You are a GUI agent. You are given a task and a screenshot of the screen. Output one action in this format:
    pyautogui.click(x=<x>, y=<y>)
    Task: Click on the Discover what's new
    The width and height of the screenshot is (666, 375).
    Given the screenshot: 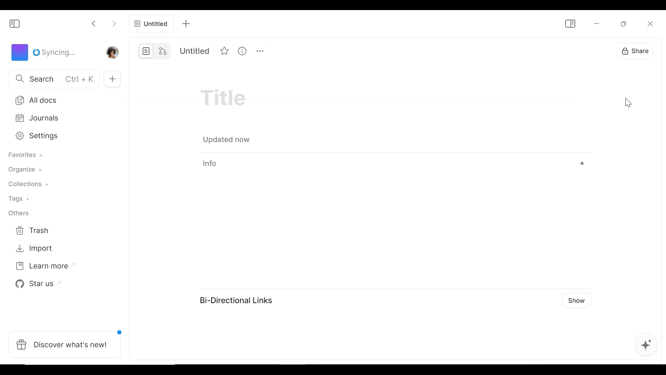 What is the action you would take?
    pyautogui.click(x=66, y=344)
    